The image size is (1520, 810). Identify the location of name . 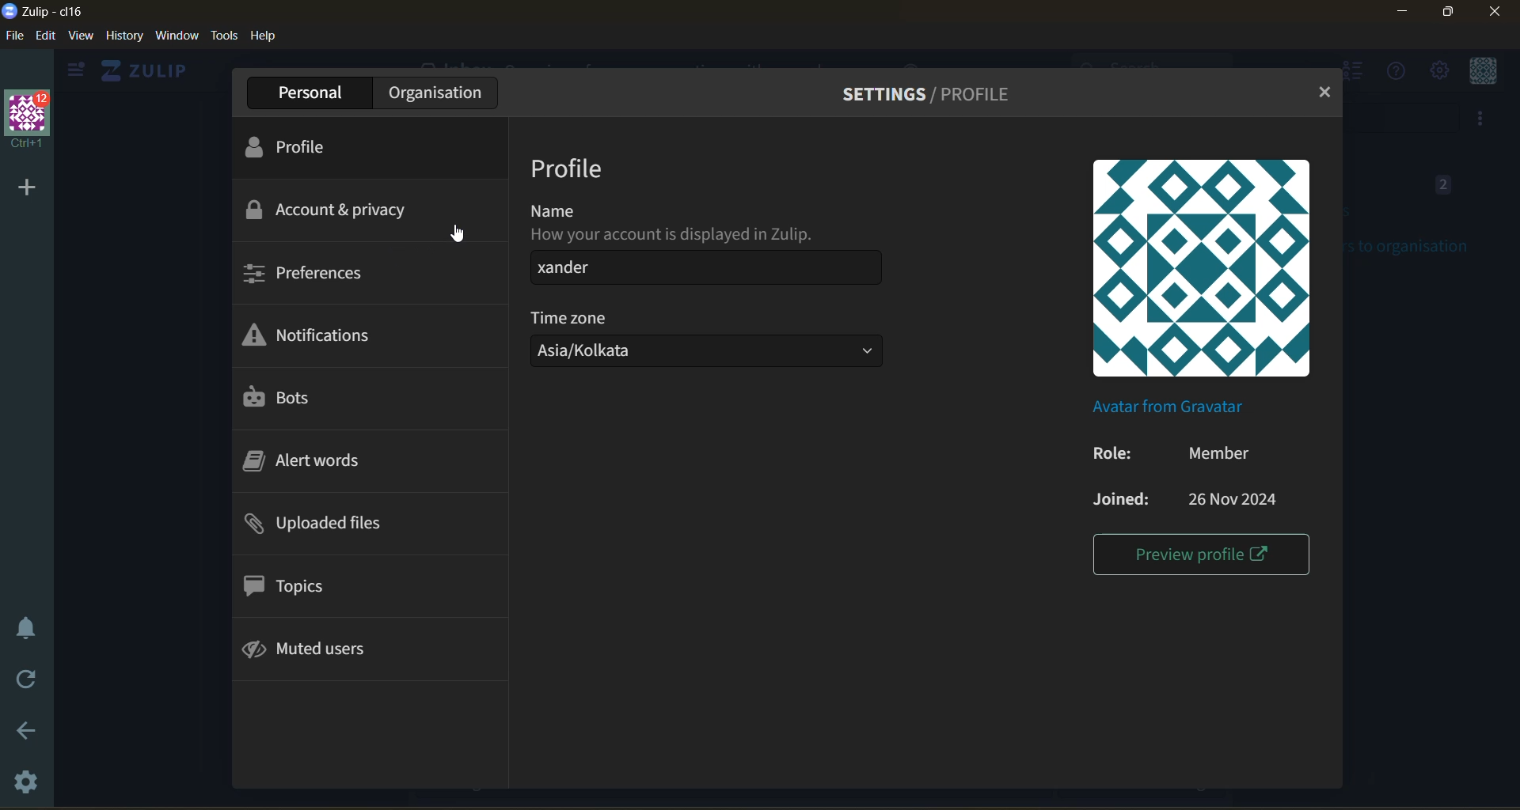
(712, 223).